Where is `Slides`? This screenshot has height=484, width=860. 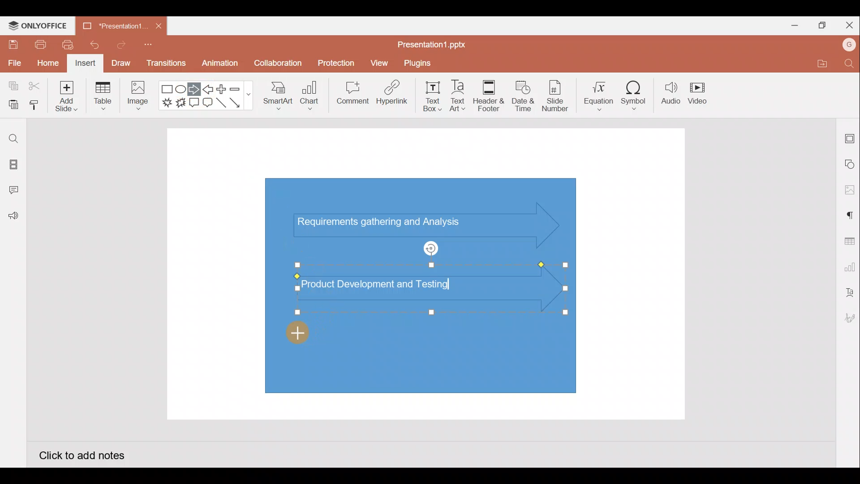 Slides is located at coordinates (13, 166).